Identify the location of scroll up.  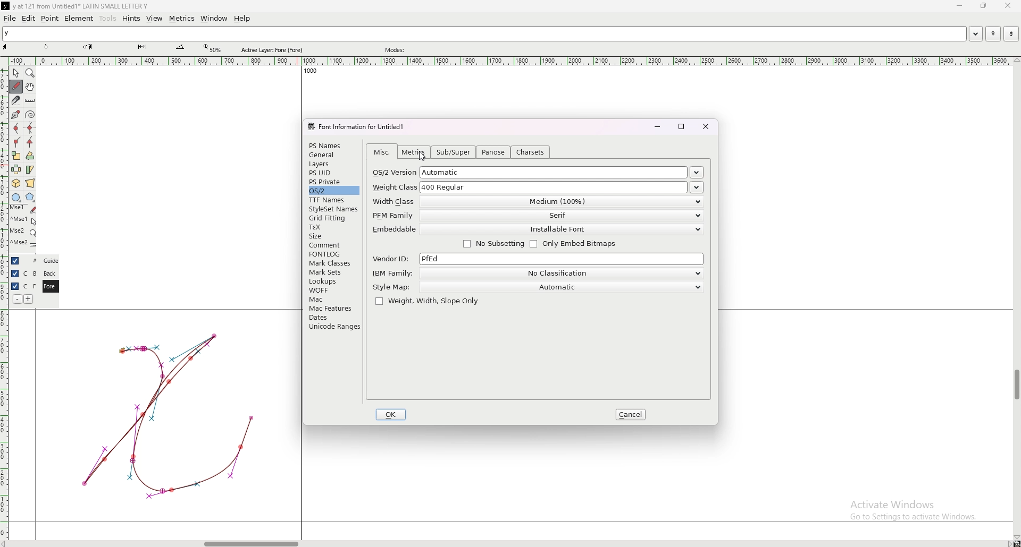
(1015, 61).